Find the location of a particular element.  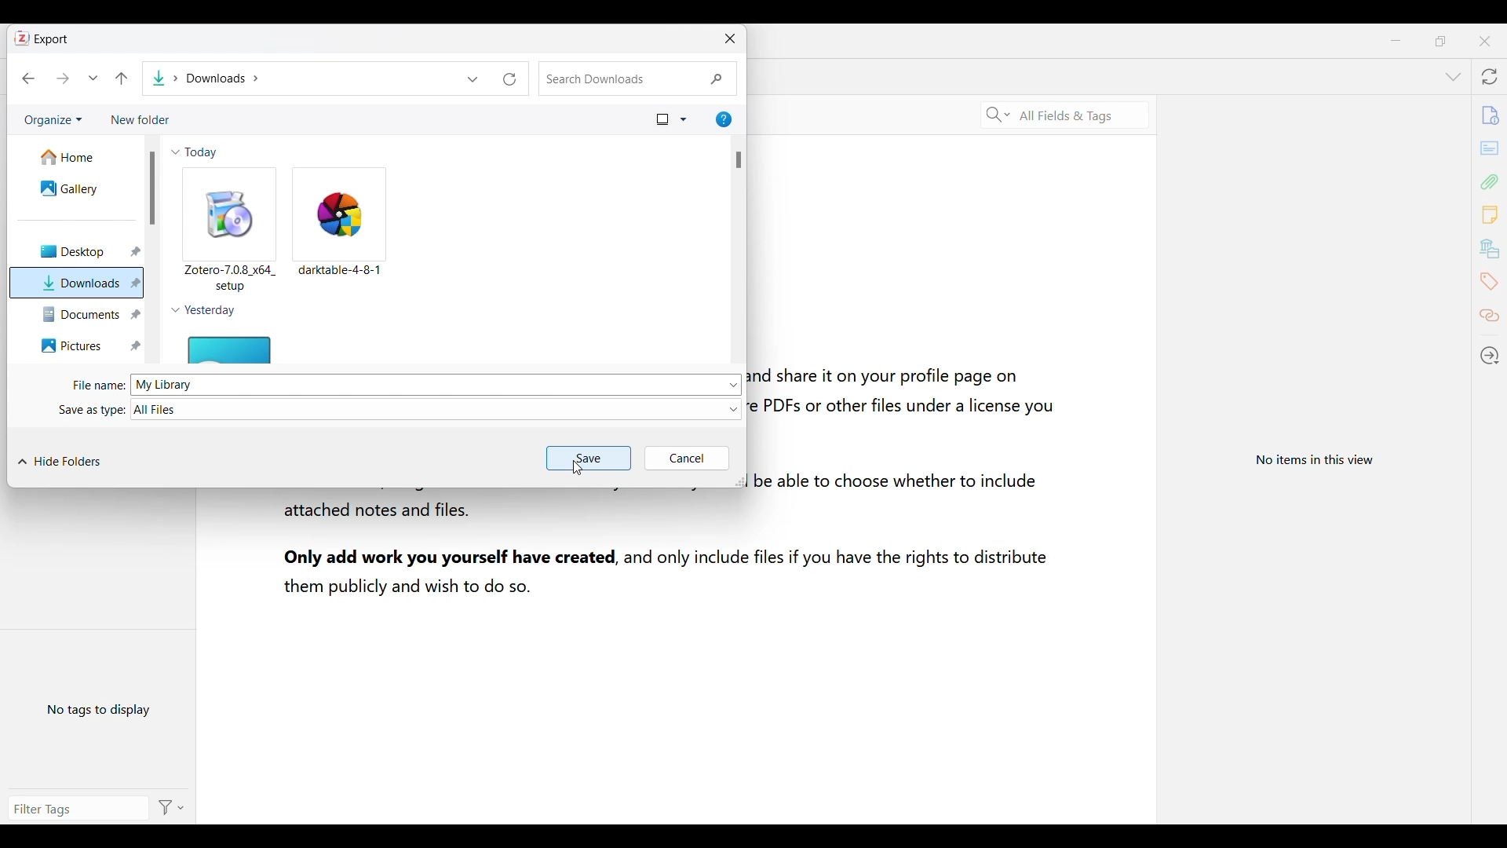

Locate is located at coordinates (1490, 354).